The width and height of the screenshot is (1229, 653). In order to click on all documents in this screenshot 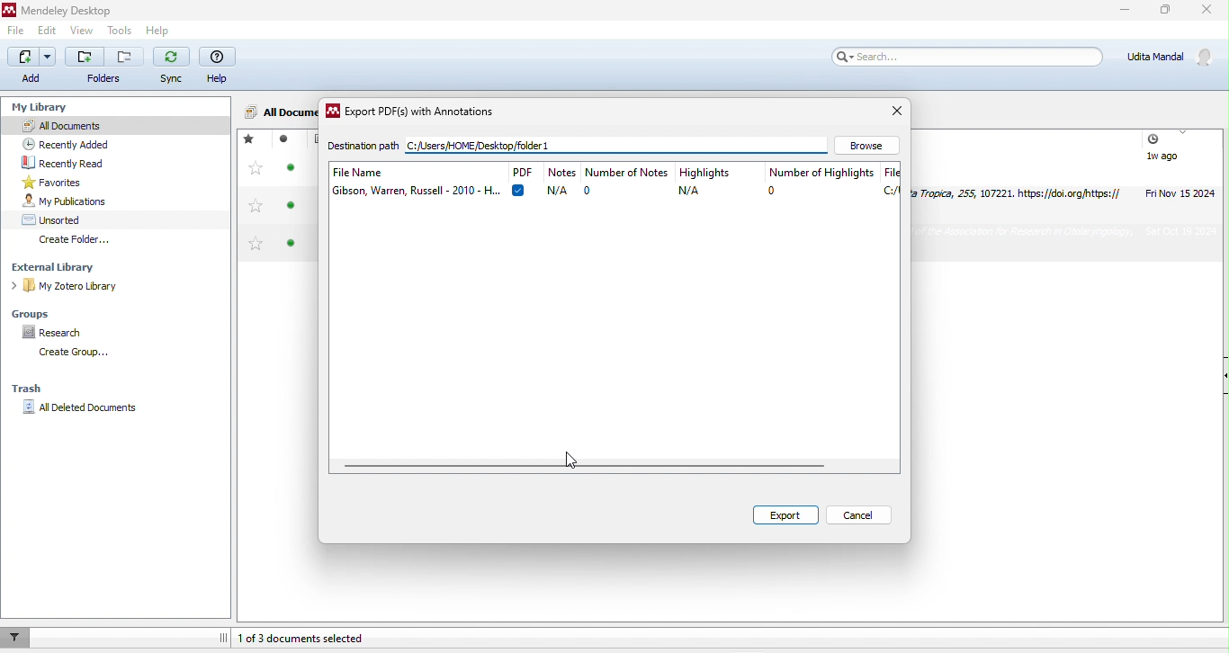, I will do `click(117, 126)`.